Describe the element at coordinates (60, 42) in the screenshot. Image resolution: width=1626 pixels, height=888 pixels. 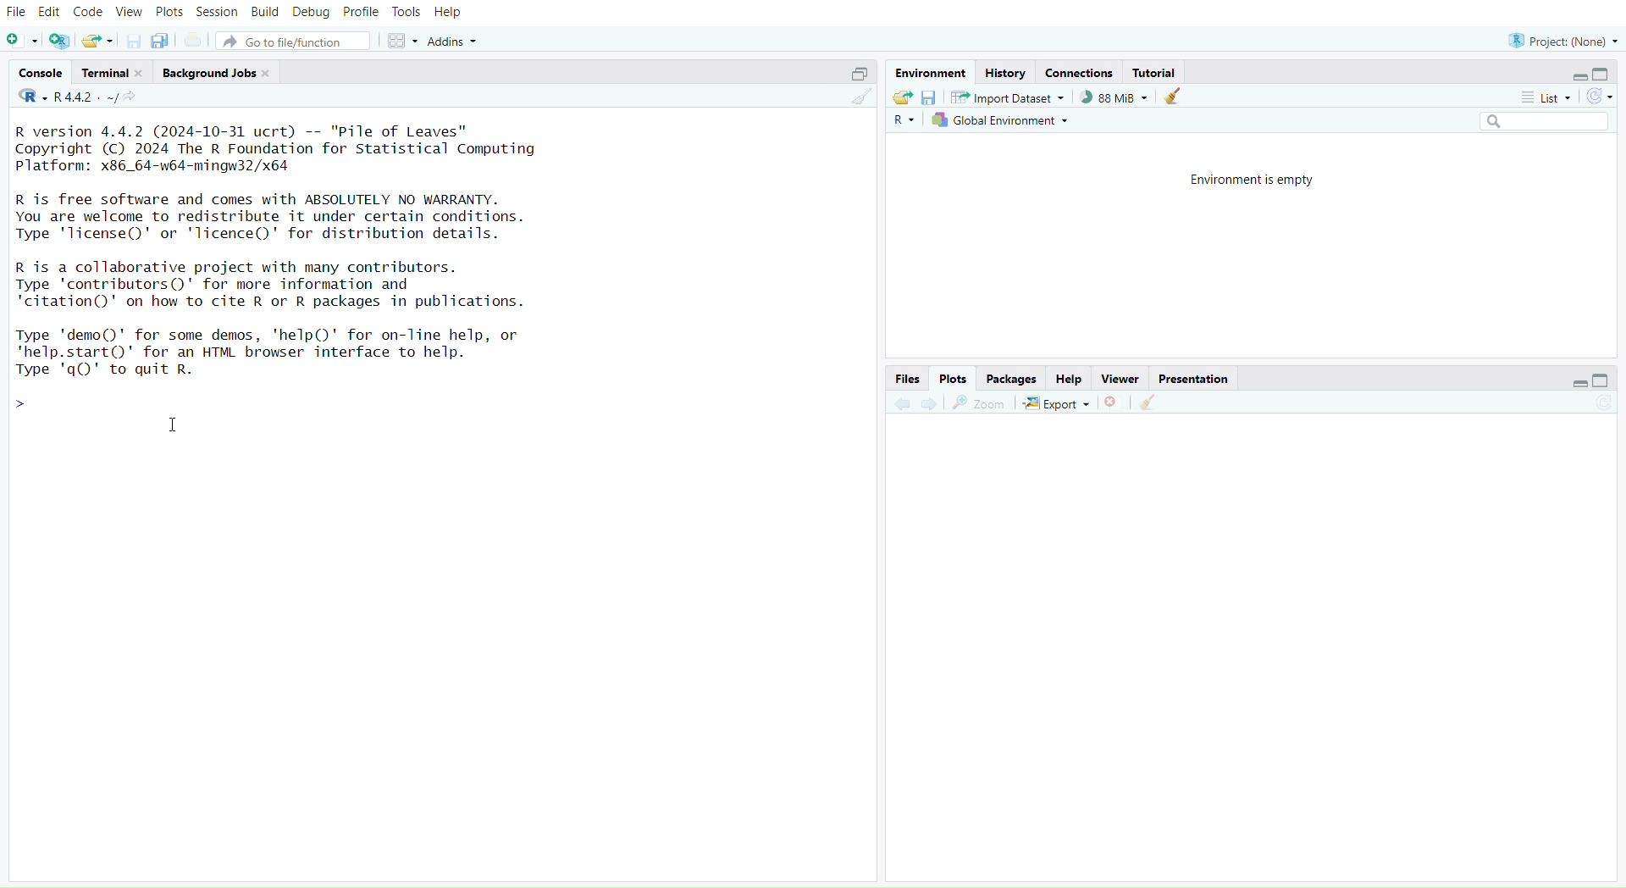
I see `create a project` at that location.